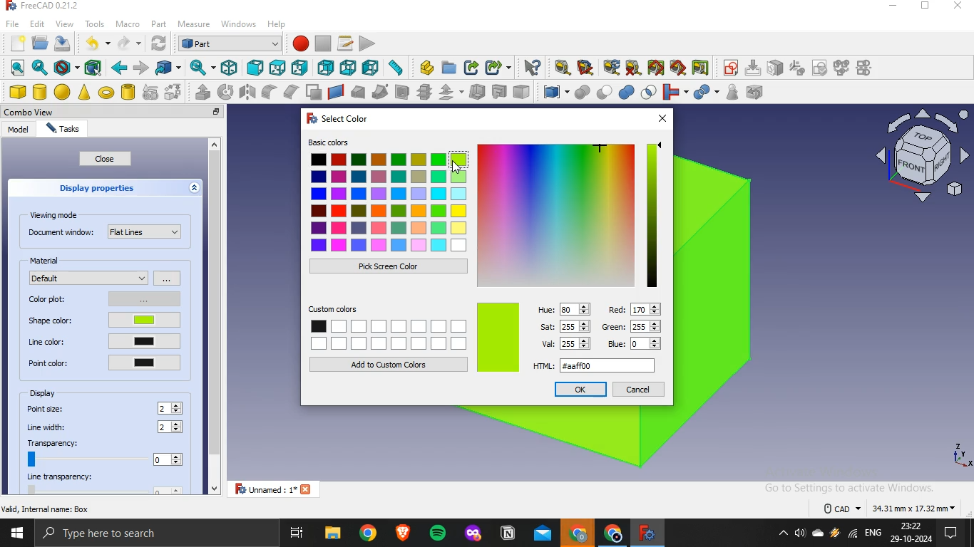 The image size is (974, 547). I want to click on check geometry, so click(732, 92).